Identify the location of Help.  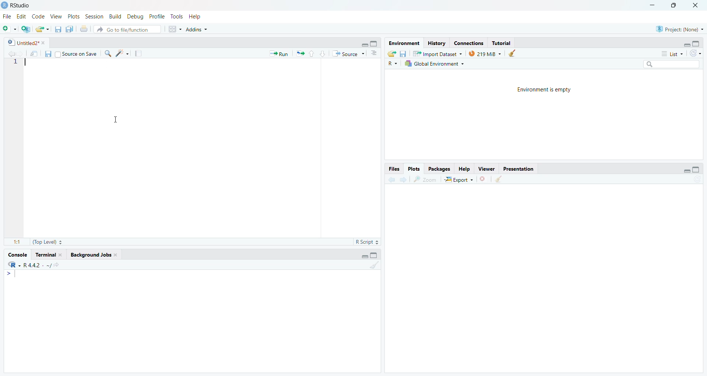
(196, 17).